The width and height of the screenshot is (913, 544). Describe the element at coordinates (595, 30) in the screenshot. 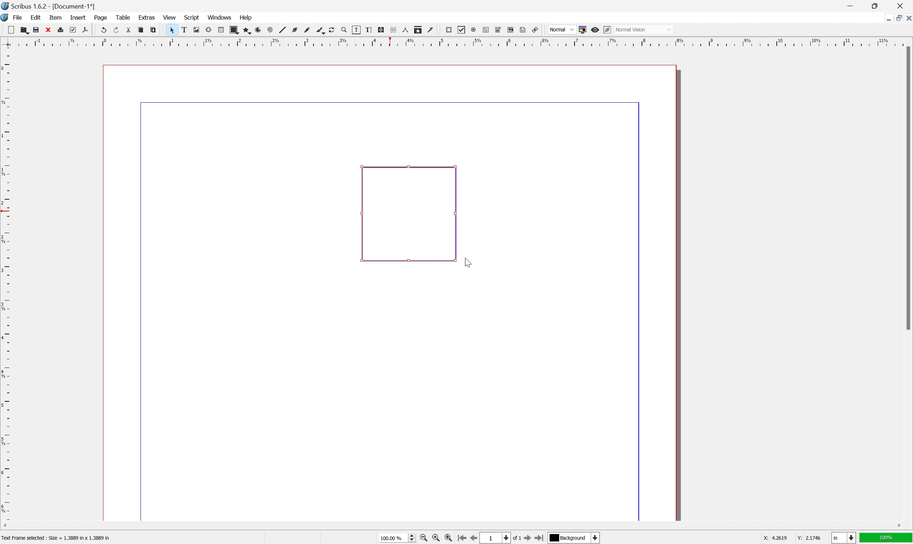

I see `preview mode` at that location.